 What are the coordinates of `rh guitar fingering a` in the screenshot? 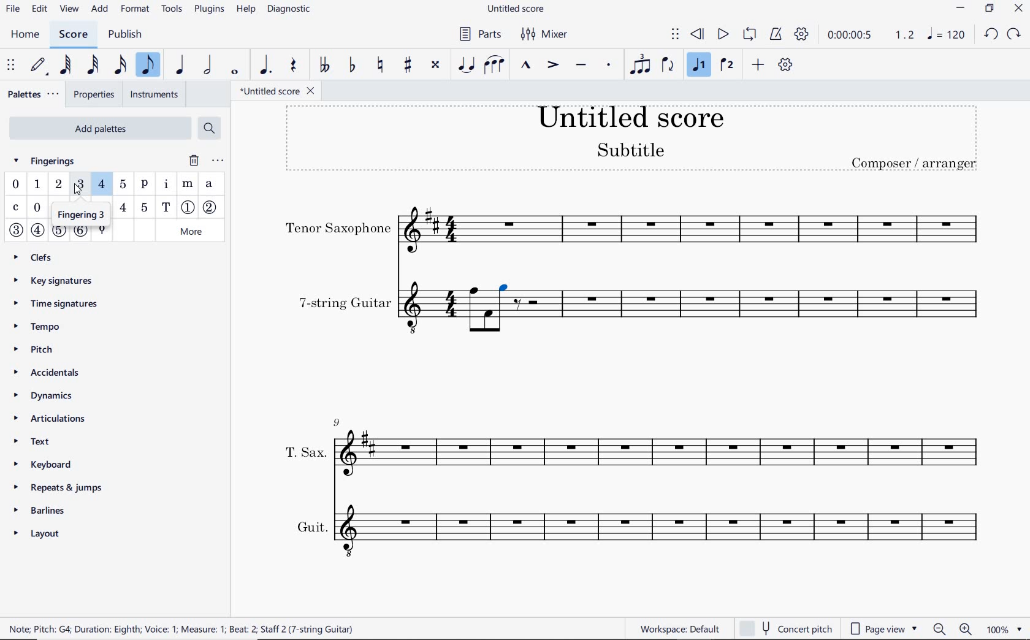 It's located at (210, 185).